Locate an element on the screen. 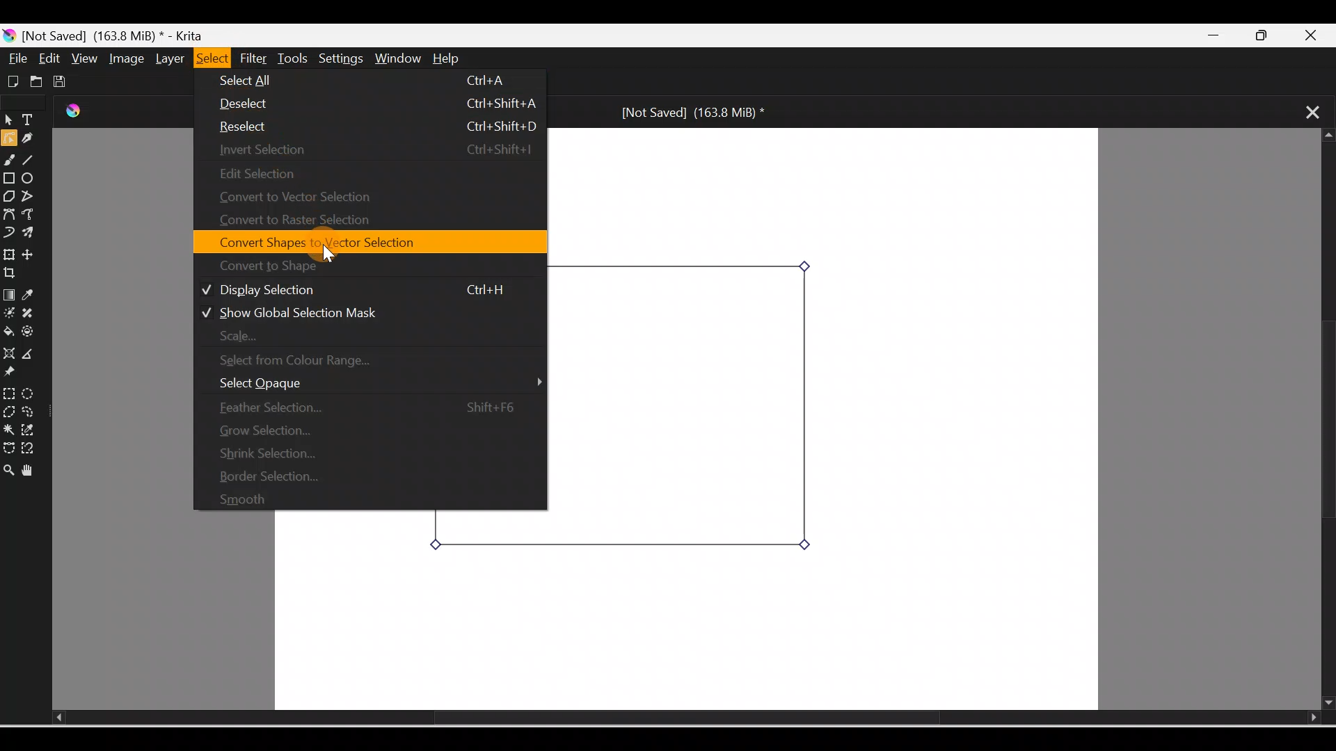  Magnetic curve selection tool is located at coordinates (32, 449).